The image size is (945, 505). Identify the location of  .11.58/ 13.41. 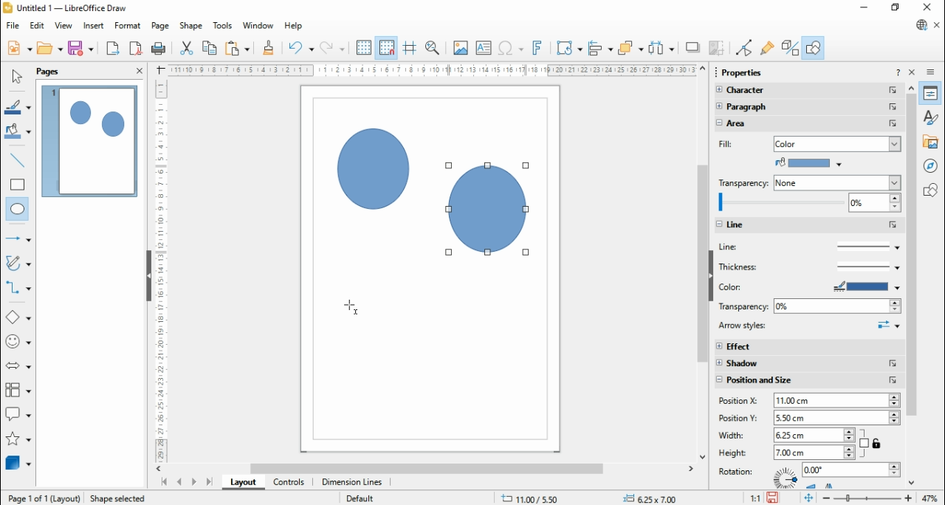
(531, 498).